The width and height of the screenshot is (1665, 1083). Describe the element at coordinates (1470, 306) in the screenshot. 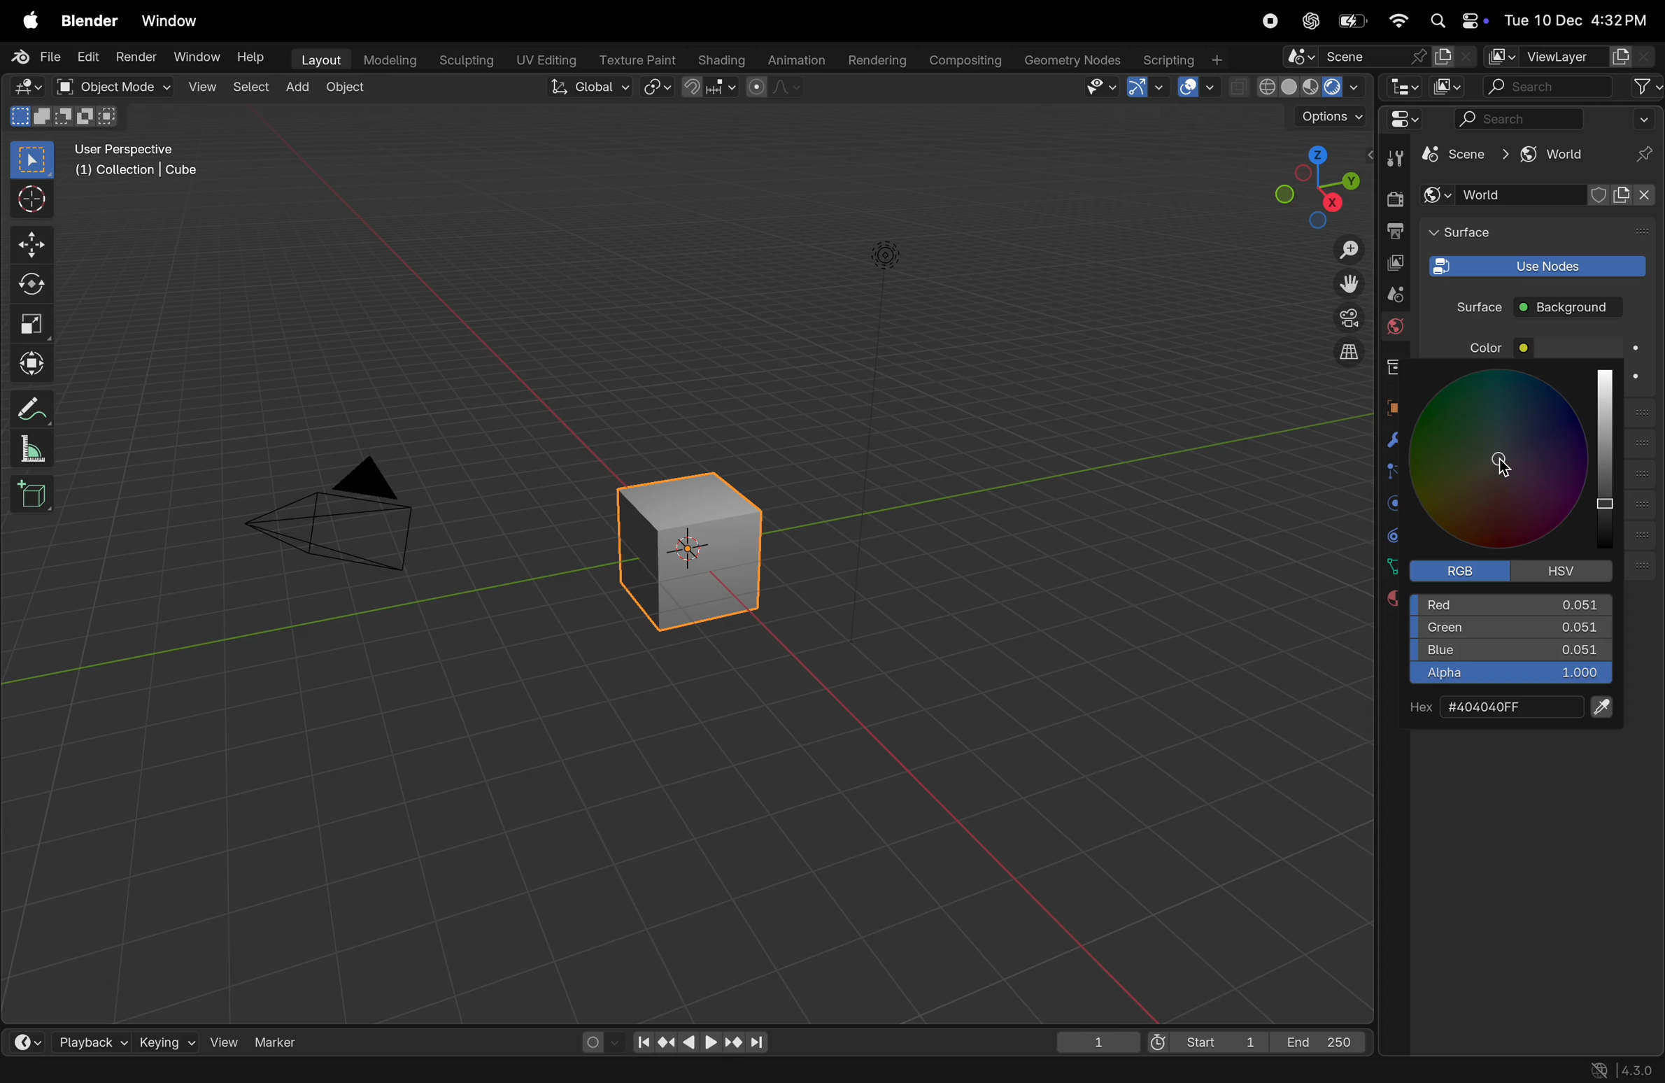

I see `Surface` at that location.